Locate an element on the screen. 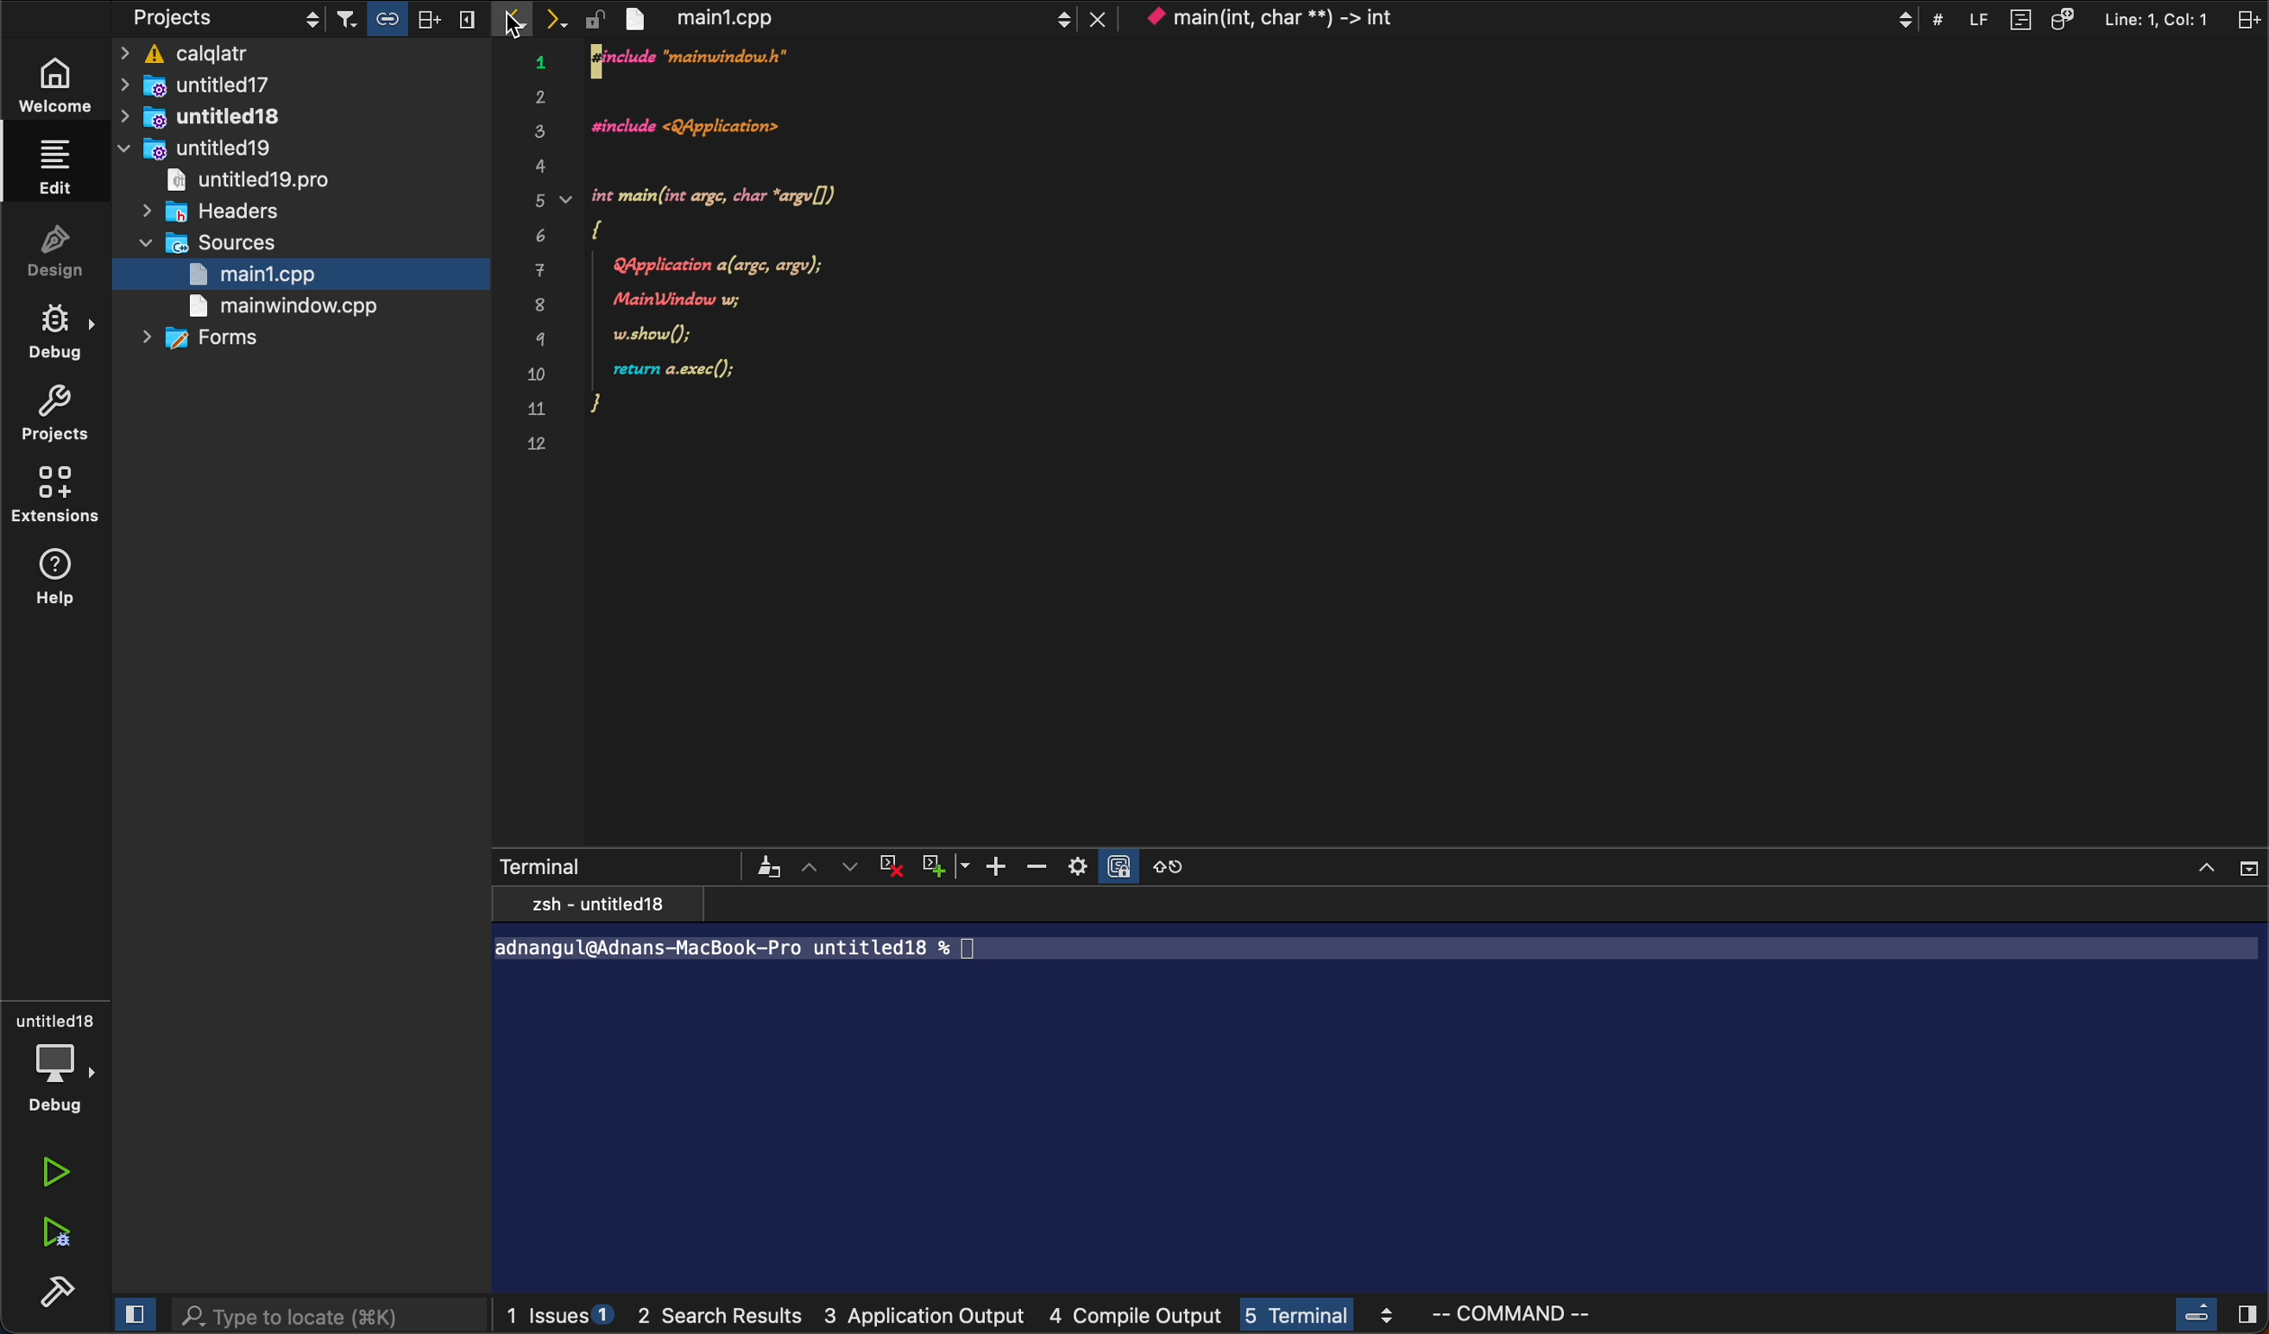  untitled 19 is located at coordinates (261, 183).